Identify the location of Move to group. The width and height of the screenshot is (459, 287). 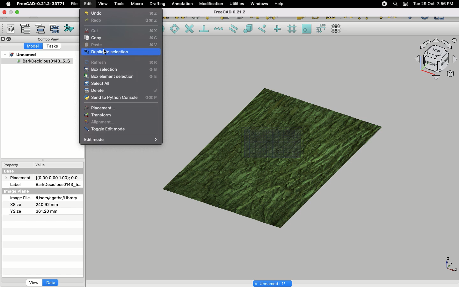
(41, 29).